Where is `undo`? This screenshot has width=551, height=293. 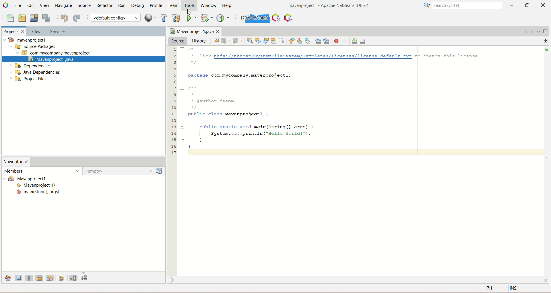 undo is located at coordinates (64, 18).